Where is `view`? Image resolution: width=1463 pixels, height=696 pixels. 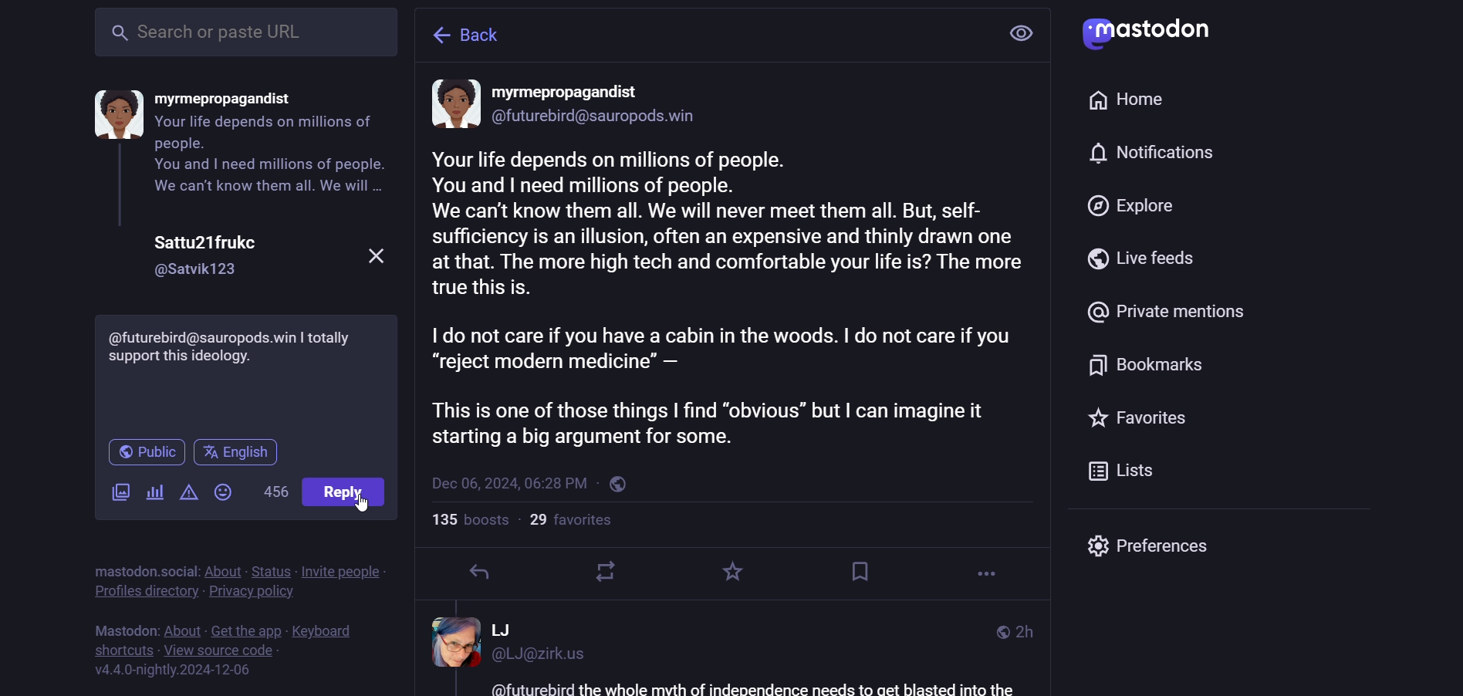 view is located at coordinates (1025, 33).